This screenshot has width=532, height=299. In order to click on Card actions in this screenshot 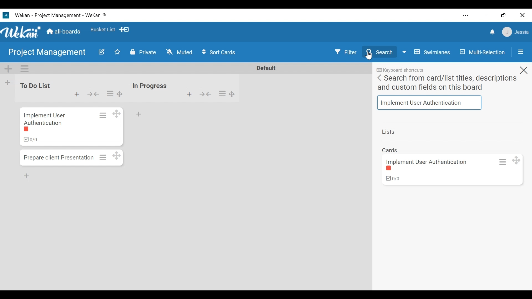, I will do `click(101, 115)`.